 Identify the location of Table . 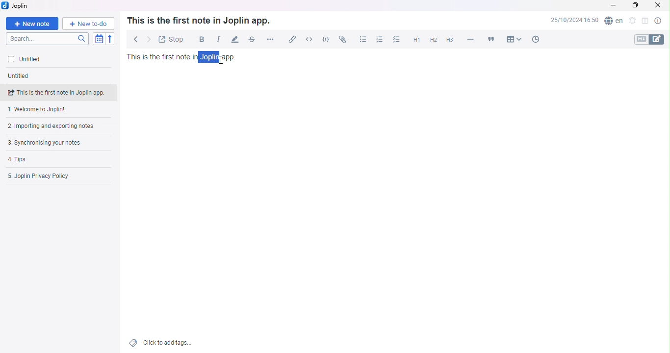
(514, 38).